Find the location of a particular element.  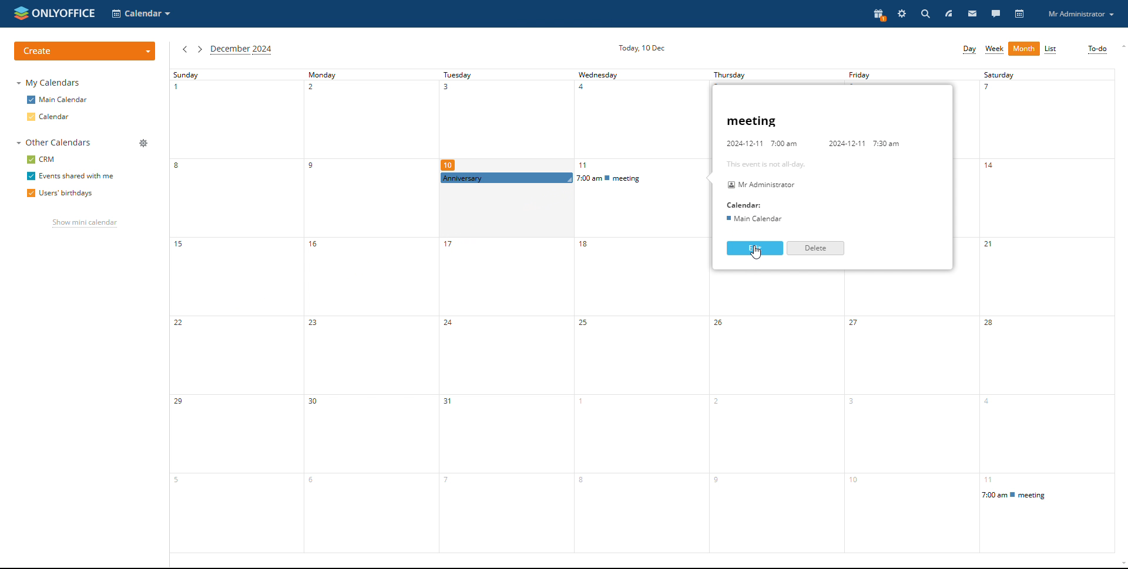

| This eventis not all-day. is located at coordinates (758, 162).